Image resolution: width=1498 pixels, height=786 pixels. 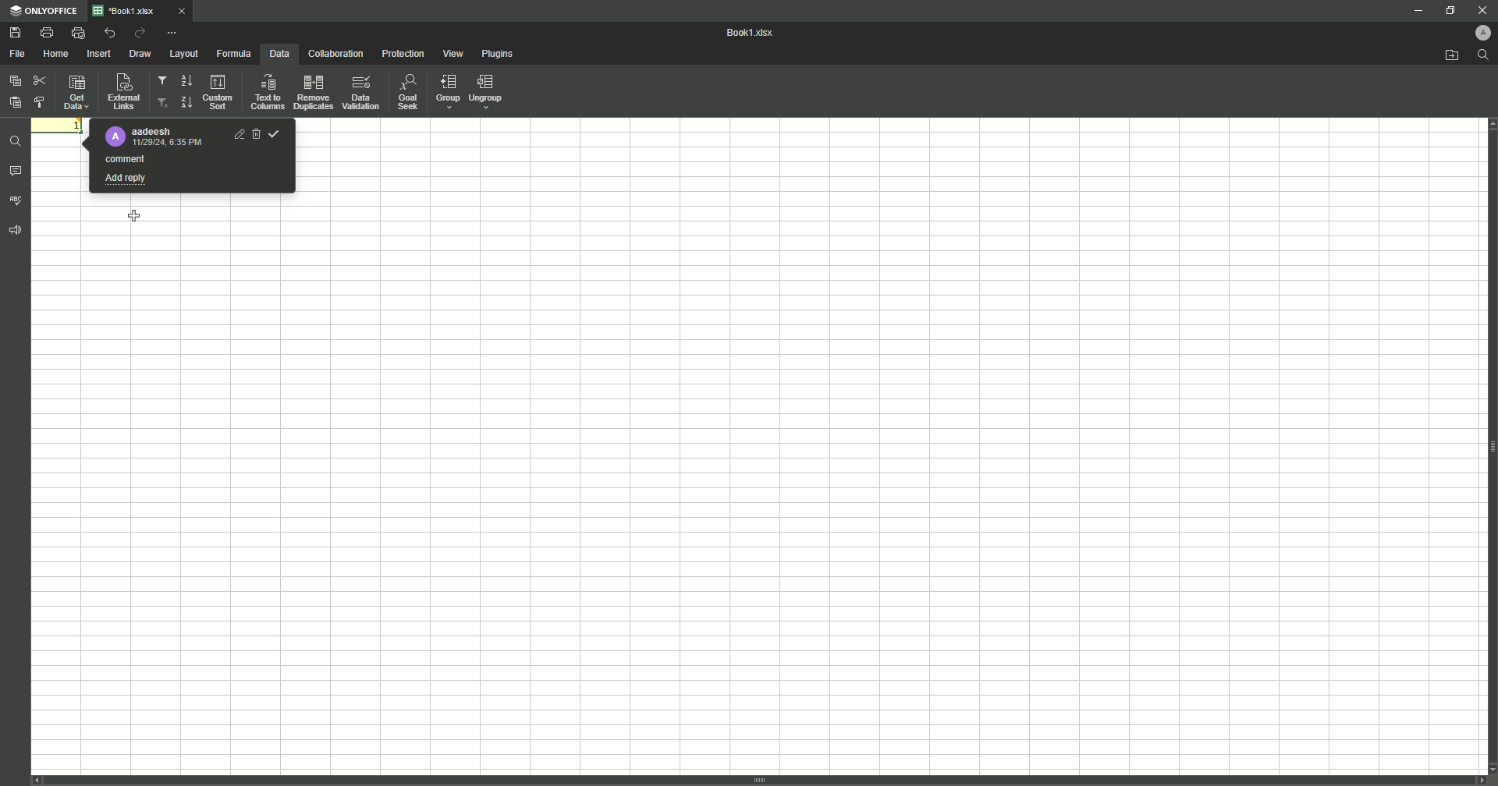 I want to click on Cut, so click(x=39, y=78).